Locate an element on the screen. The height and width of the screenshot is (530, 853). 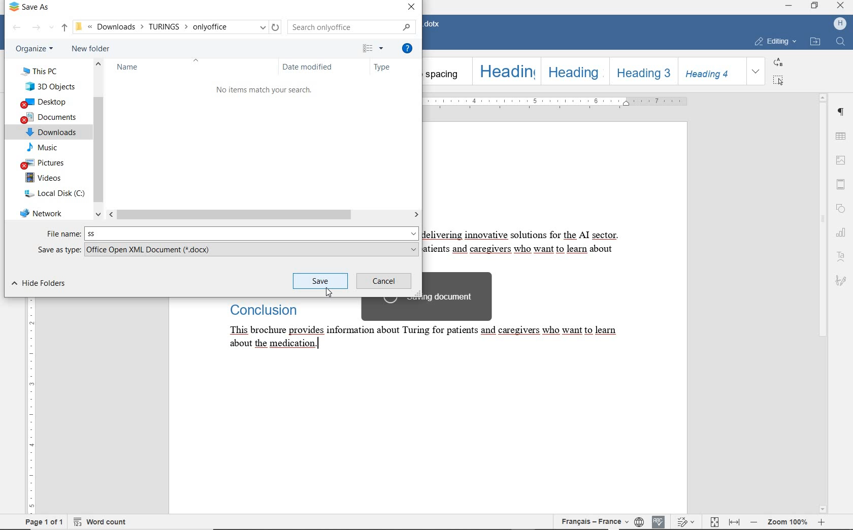
scroll down is located at coordinates (99, 215).